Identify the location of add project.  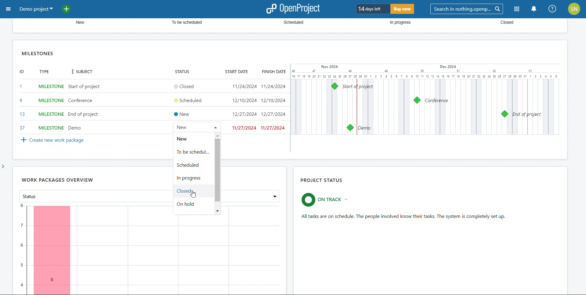
(70, 9).